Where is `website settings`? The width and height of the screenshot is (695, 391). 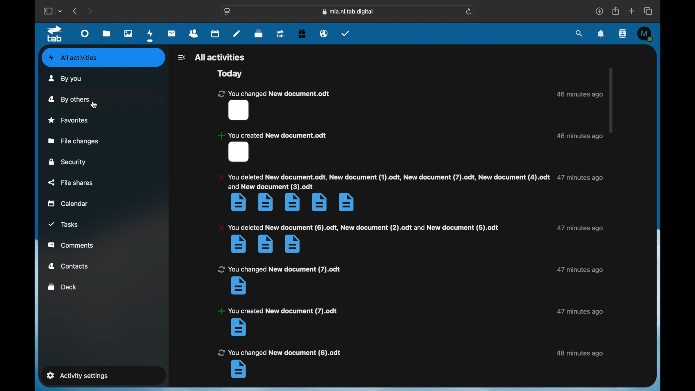 website settings is located at coordinates (227, 12).